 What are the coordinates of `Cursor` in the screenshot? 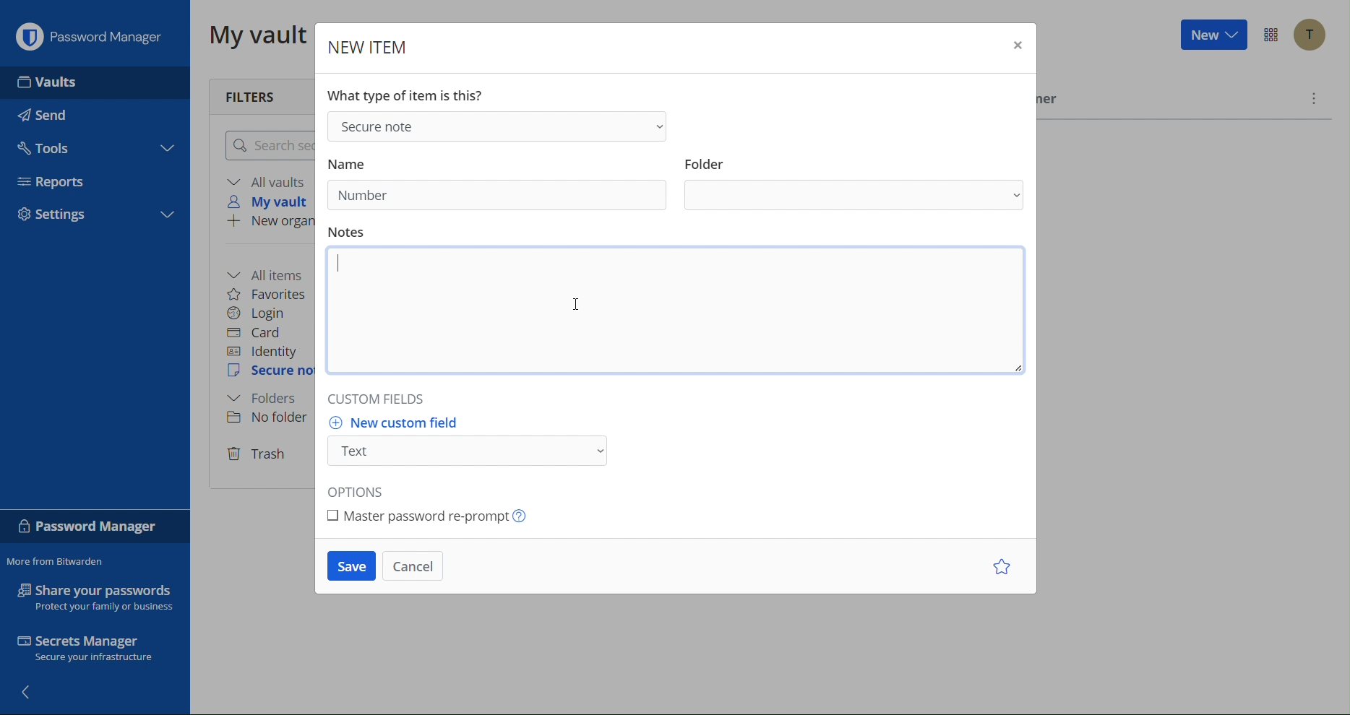 It's located at (577, 306).